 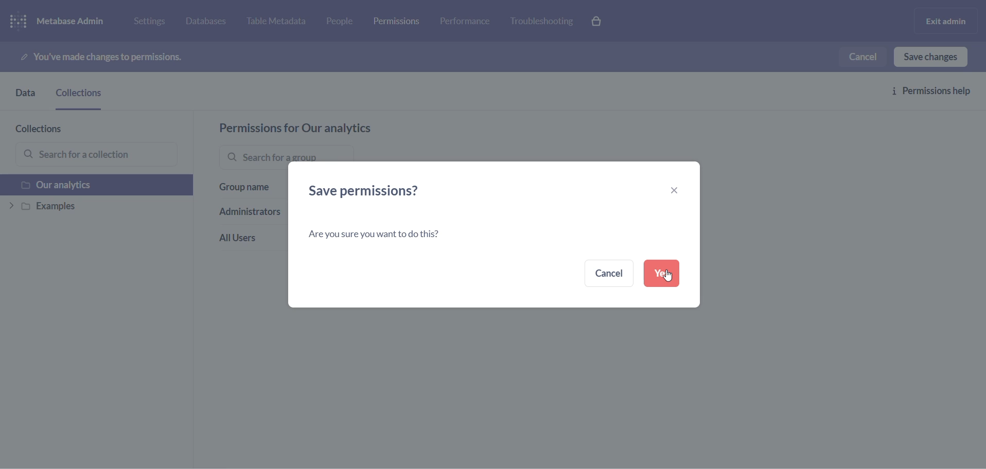 I want to click on paid version, so click(x=601, y=21).